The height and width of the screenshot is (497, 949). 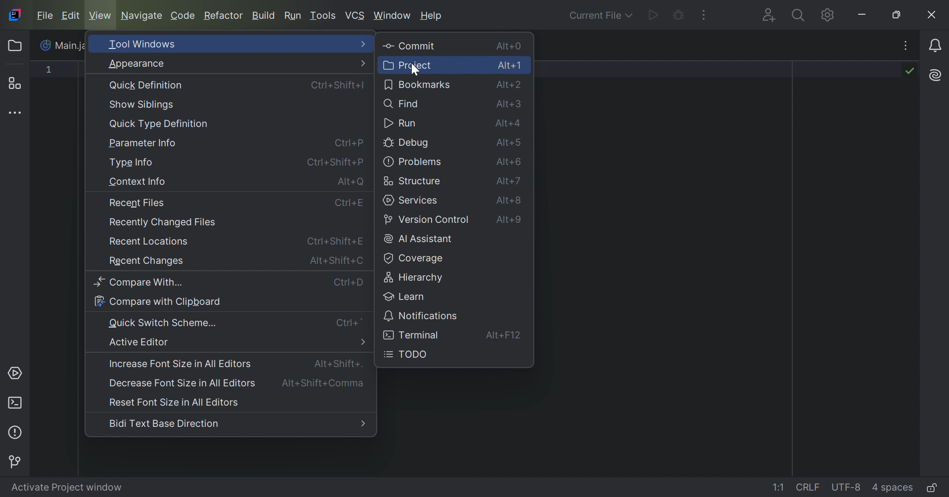 I want to click on CRLF, so click(x=809, y=486).